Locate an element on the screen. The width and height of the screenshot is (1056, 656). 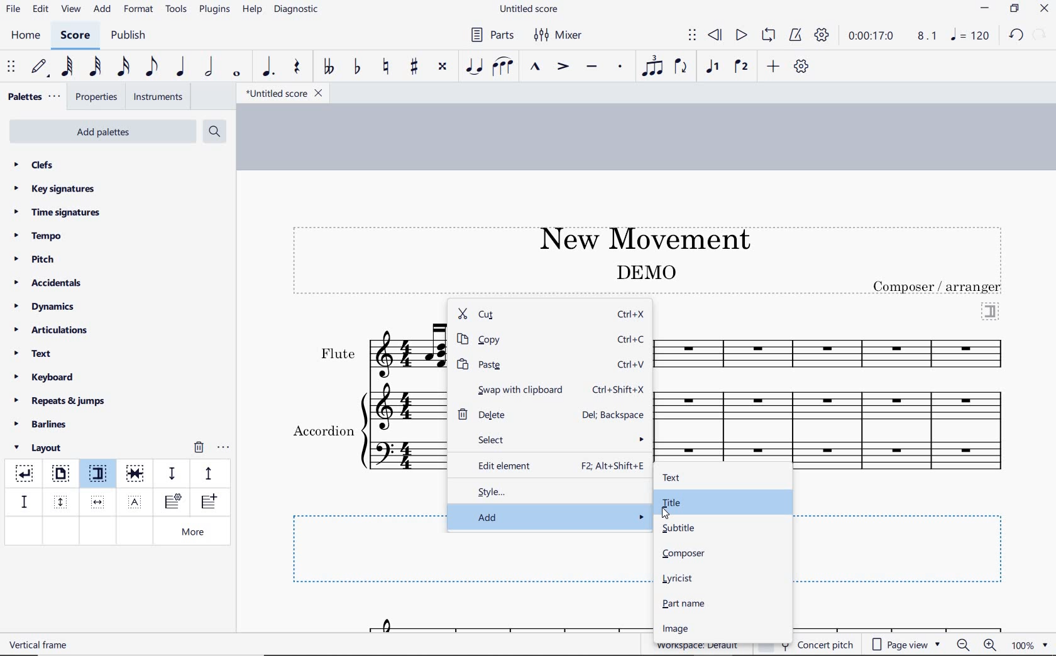
pitch is located at coordinates (39, 260).